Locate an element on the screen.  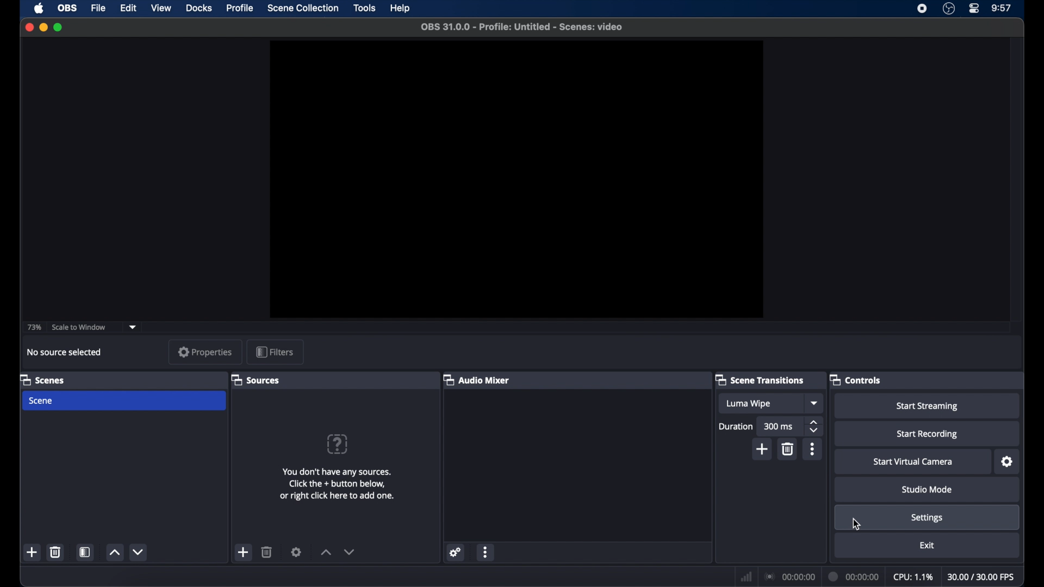
scene collection is located at coordinates (304, 8).